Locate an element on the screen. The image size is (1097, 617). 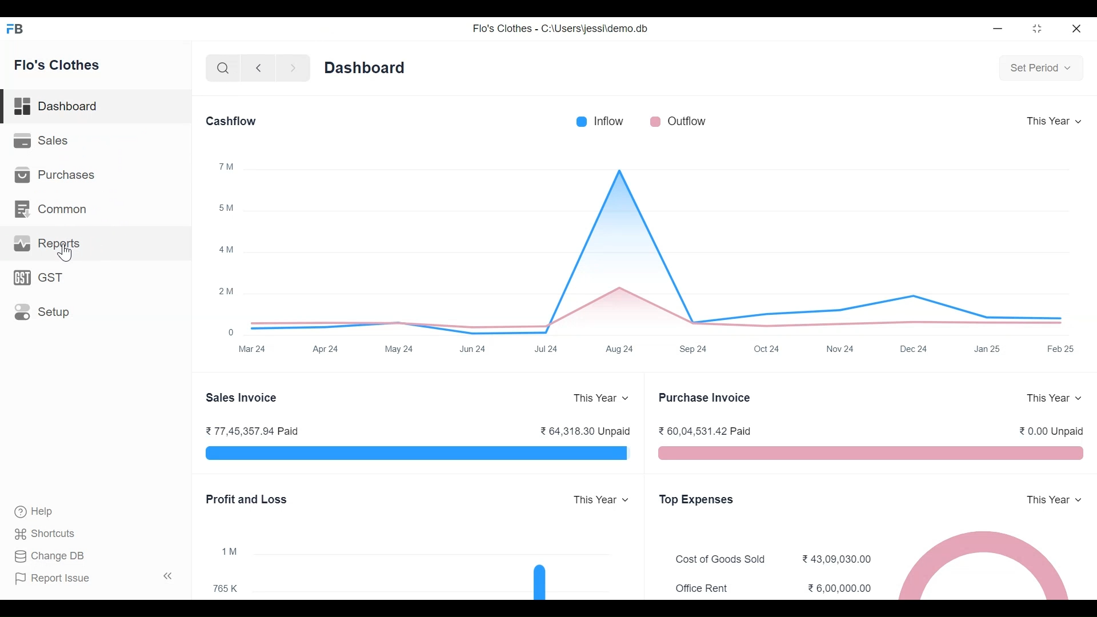
Common is located at coordinates (53, 208).